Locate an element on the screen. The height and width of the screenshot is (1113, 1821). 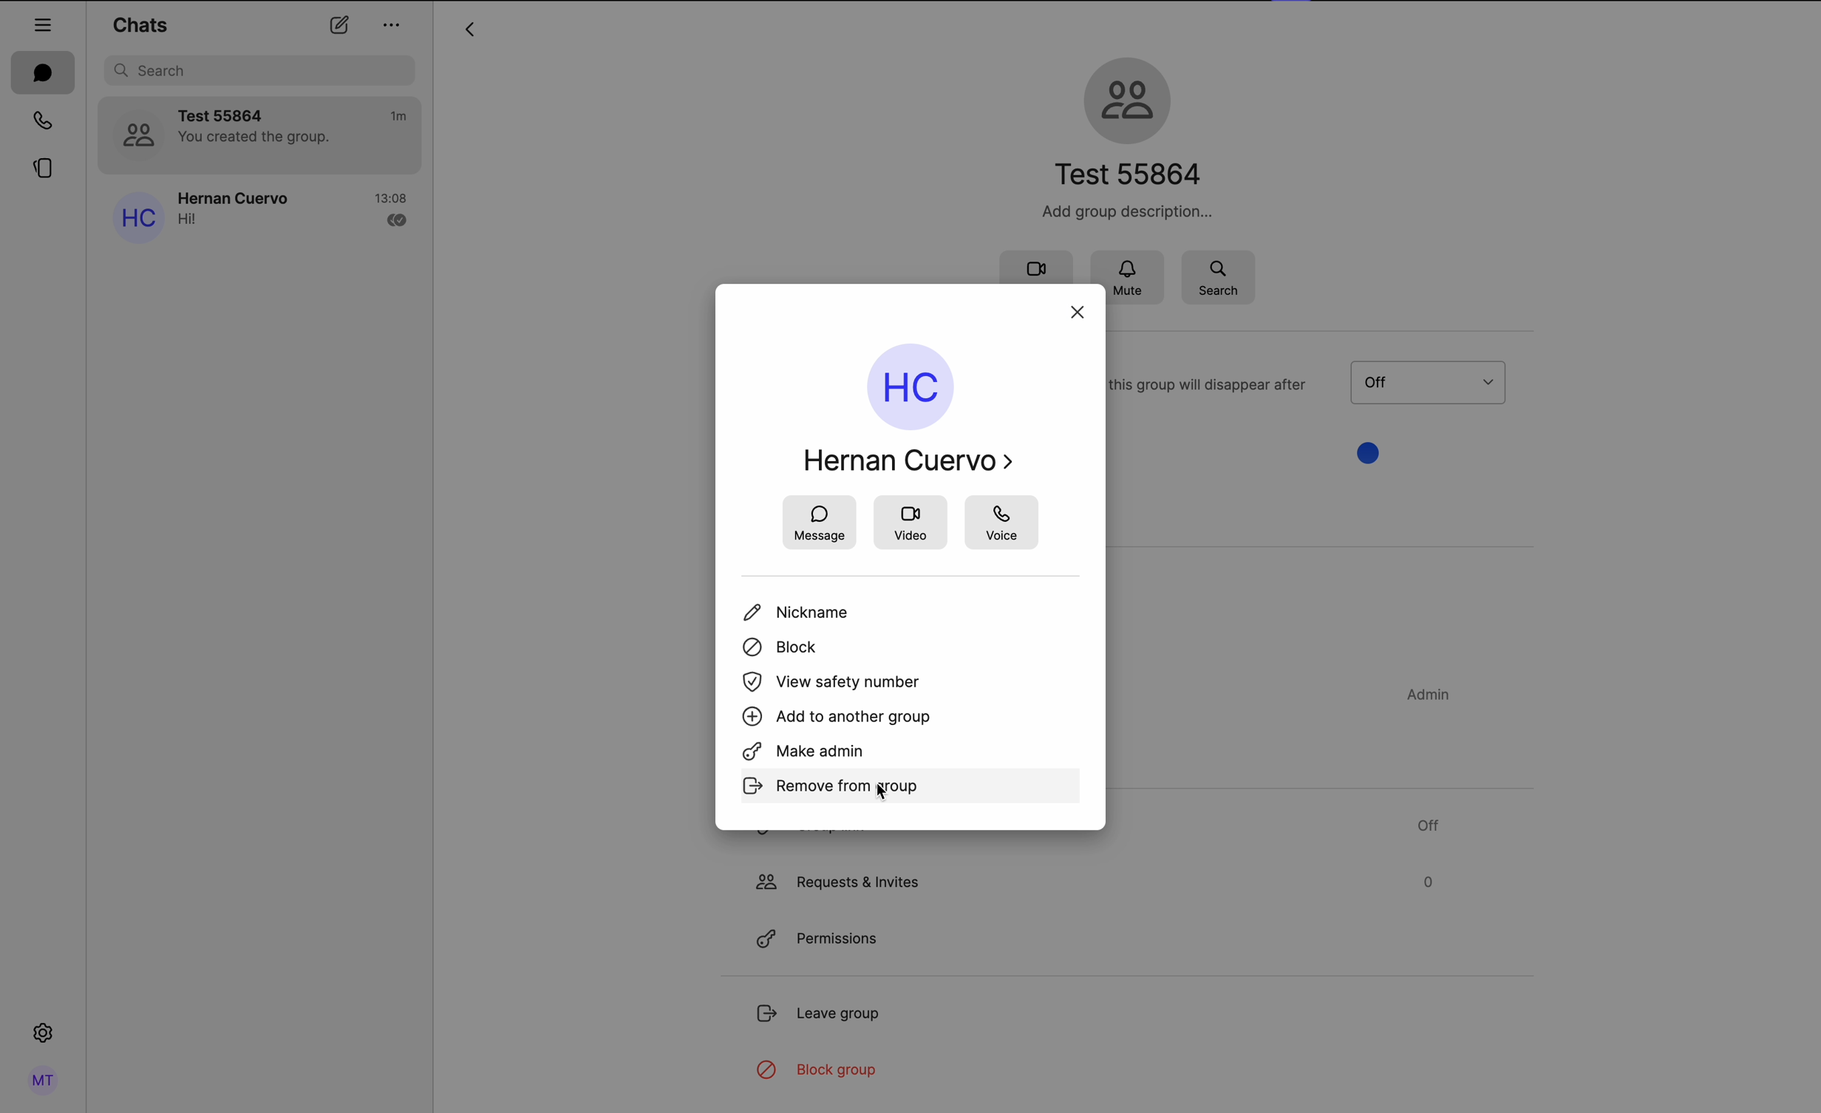
settings is located at coordinates (43, 1036).